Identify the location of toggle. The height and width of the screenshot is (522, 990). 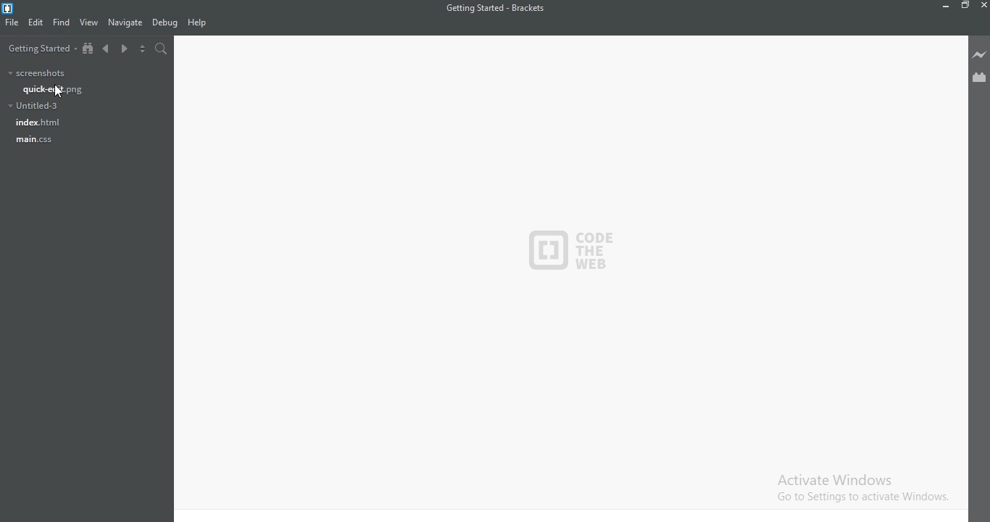
(142, 49).